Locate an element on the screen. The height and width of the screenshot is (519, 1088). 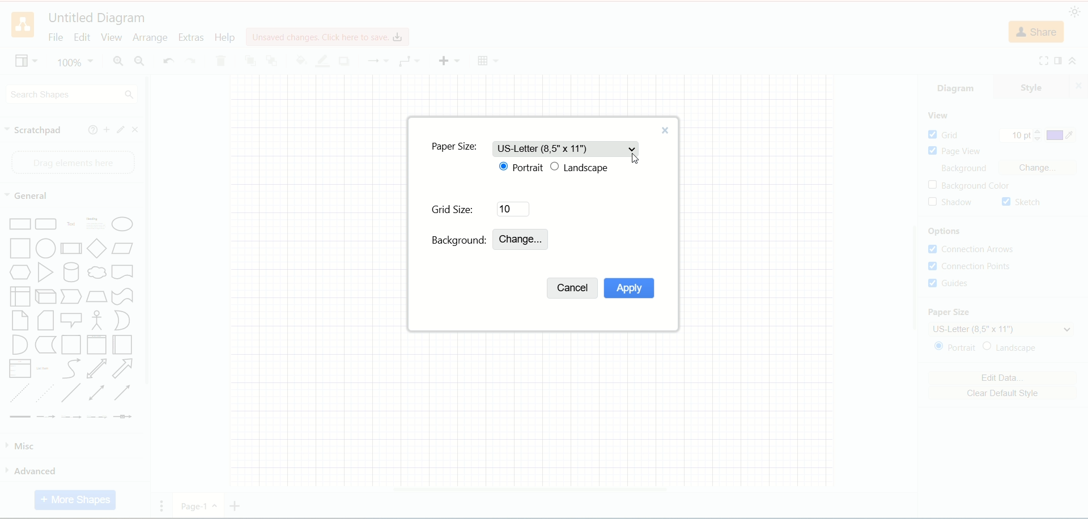
Cube is located at coordinates (45, 297).